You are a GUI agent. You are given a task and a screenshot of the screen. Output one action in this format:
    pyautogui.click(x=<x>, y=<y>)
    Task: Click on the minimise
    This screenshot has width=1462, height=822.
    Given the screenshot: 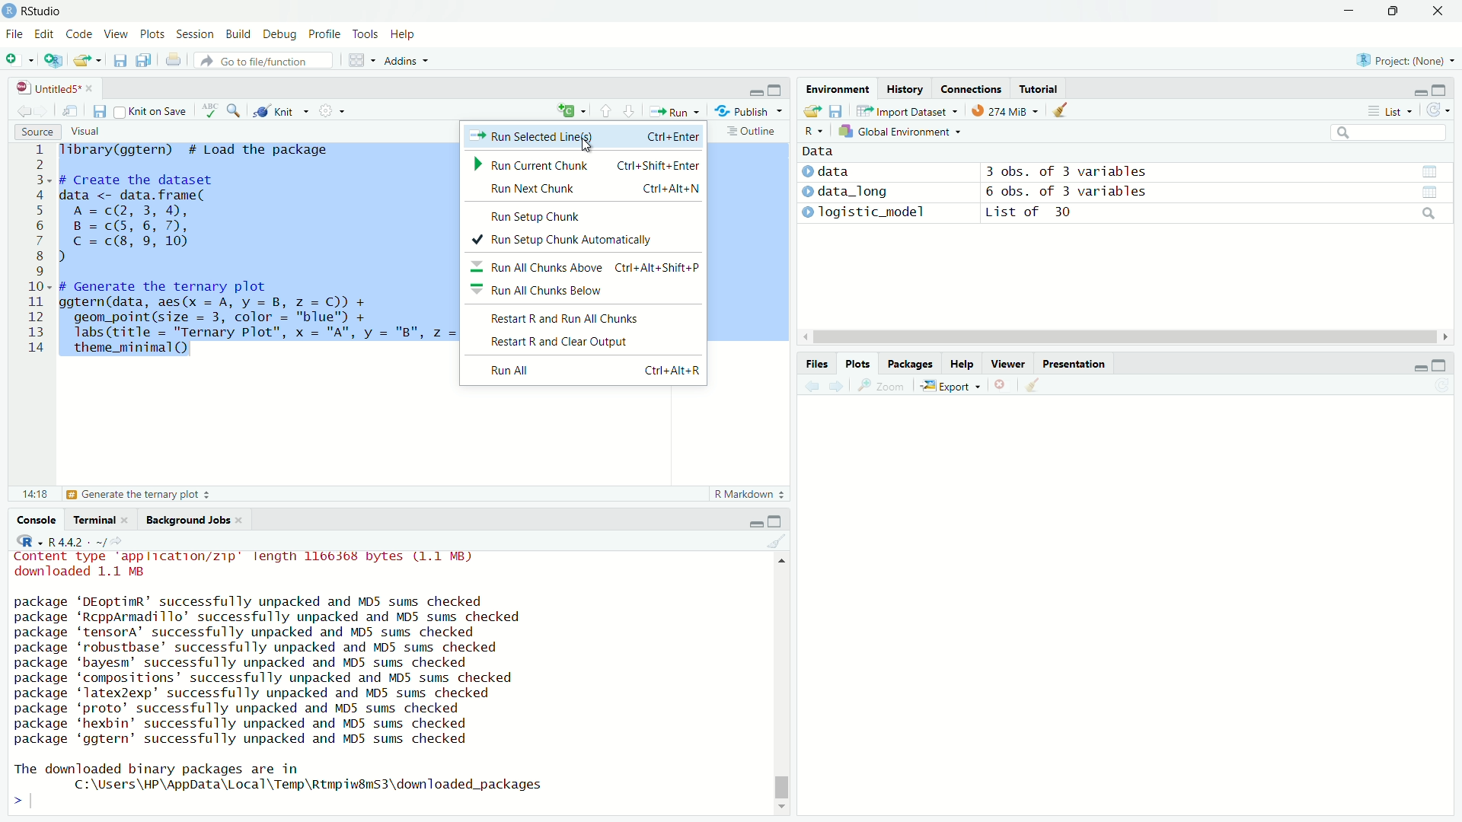 What is the action you would take?
    pyautogui.click(x=1349, y=11)
    